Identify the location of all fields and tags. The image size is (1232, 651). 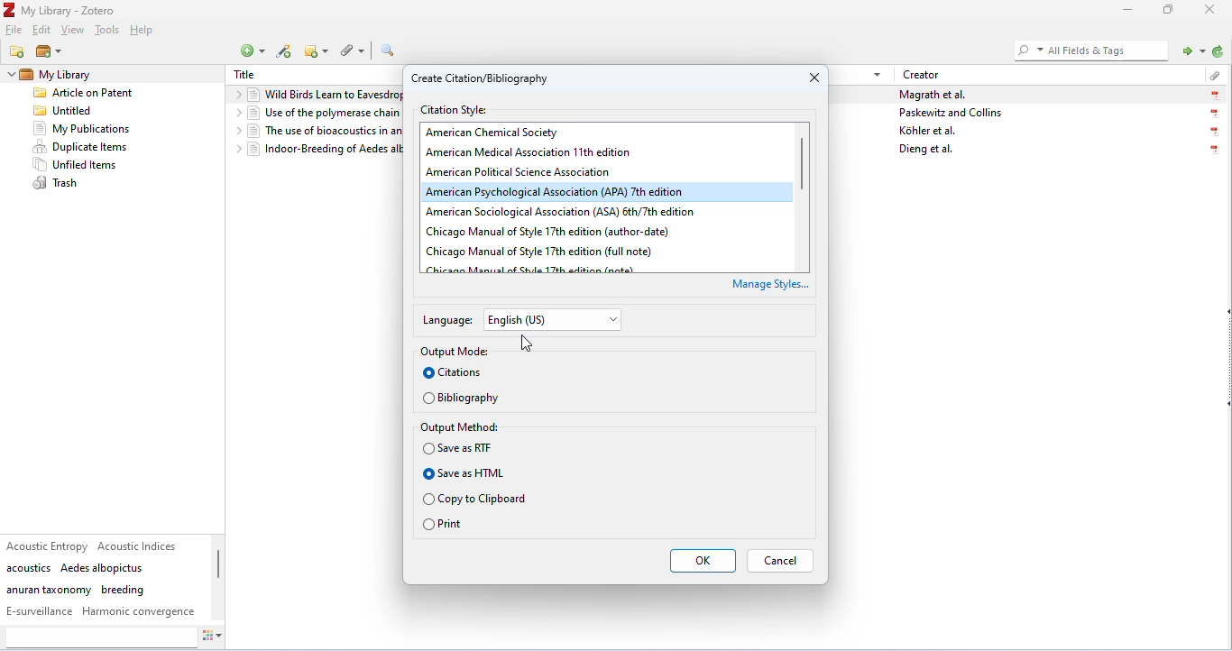
(1089, 50).